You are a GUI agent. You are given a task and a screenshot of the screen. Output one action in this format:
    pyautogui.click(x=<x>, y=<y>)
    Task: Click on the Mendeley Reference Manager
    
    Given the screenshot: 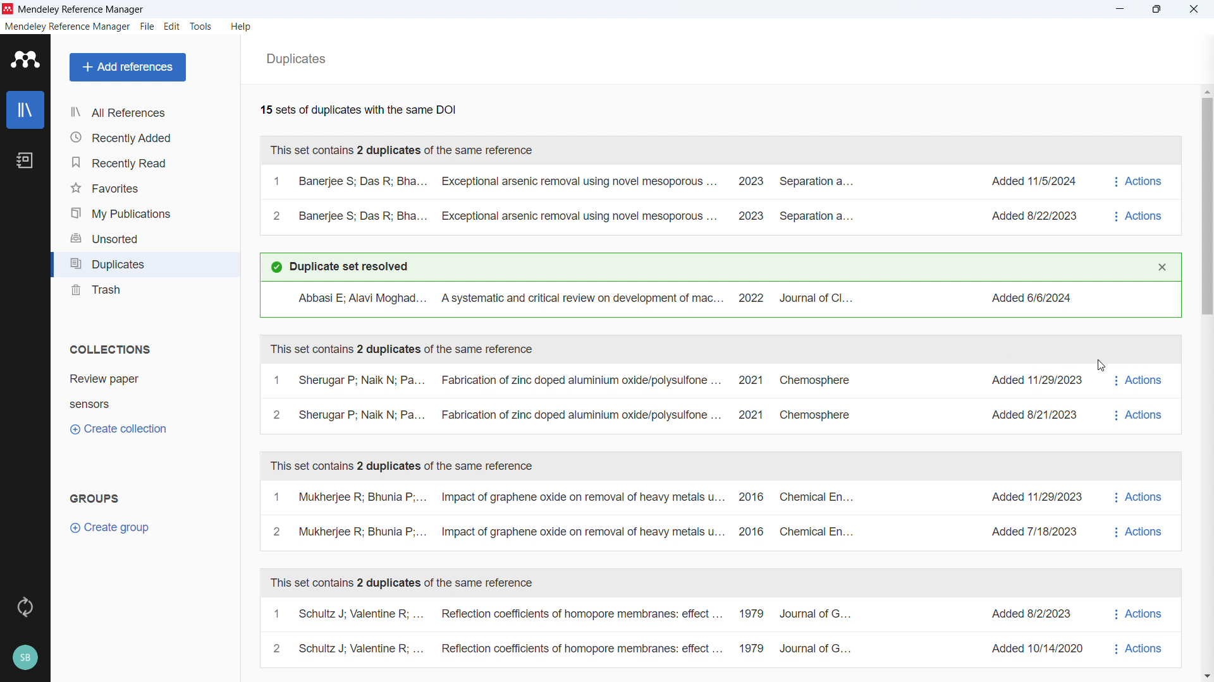 What is the action you would take?
    pyautogui.click(x=82, y=9)
    